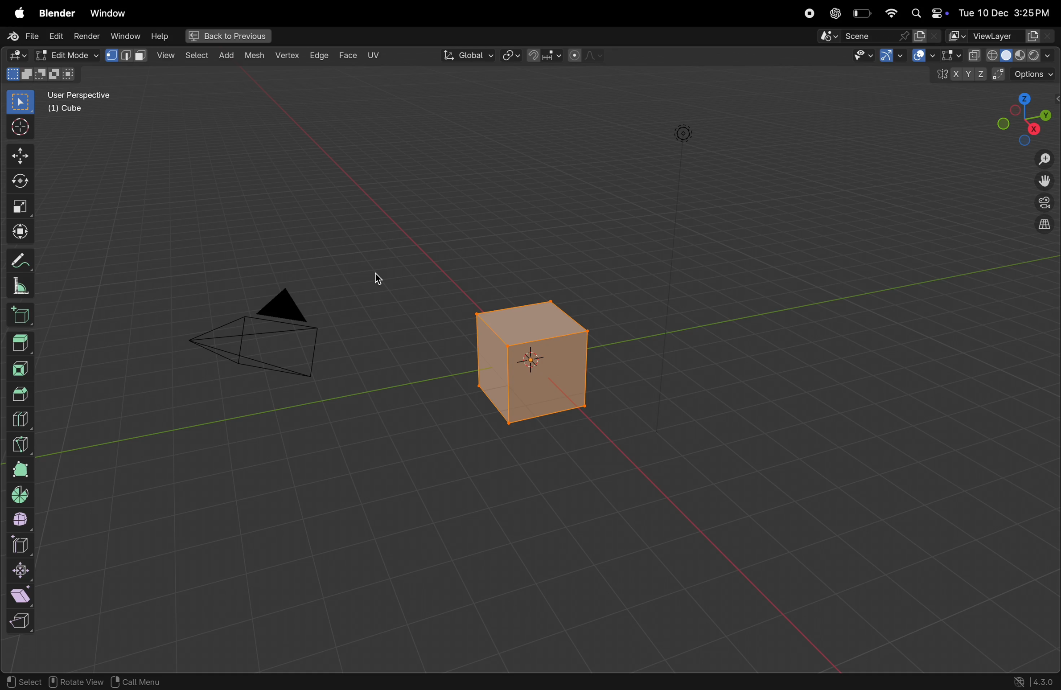 The width and height of the screenshot is (1061, 690). Describe the element at coordinates (167, 55) in the screenshot. I see `select` at that location.